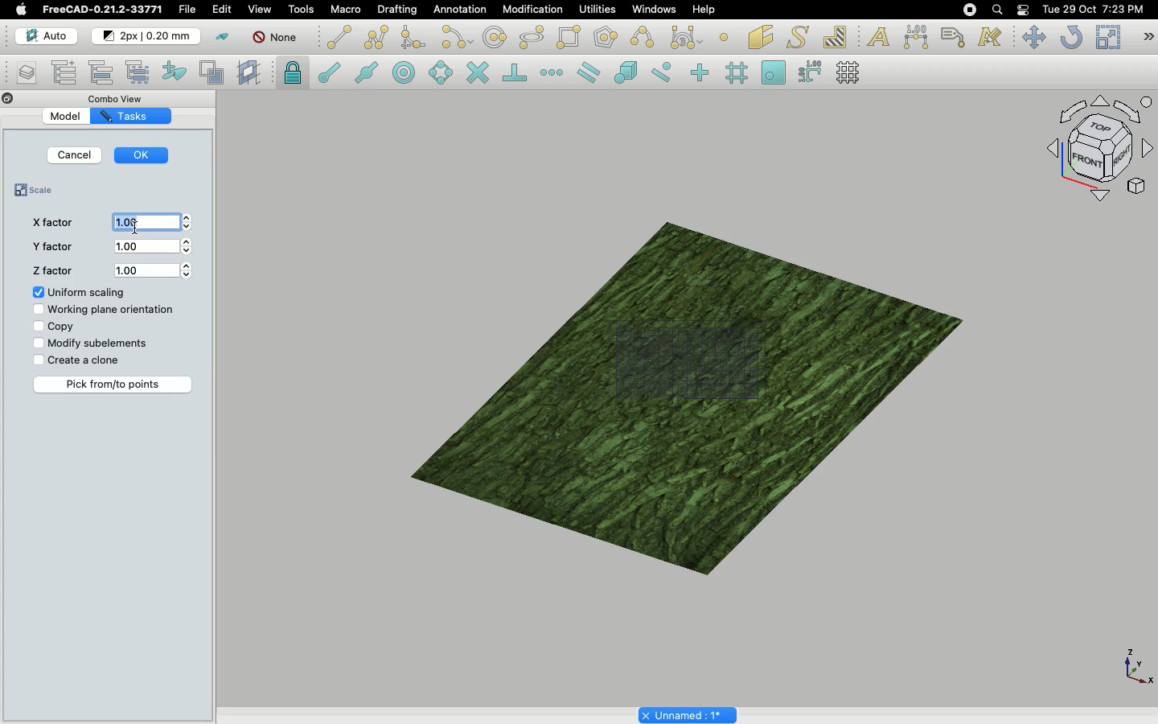  Describe the element at coordinates (101, 10) in the screenshot. I see `FreeCAD` at that location.